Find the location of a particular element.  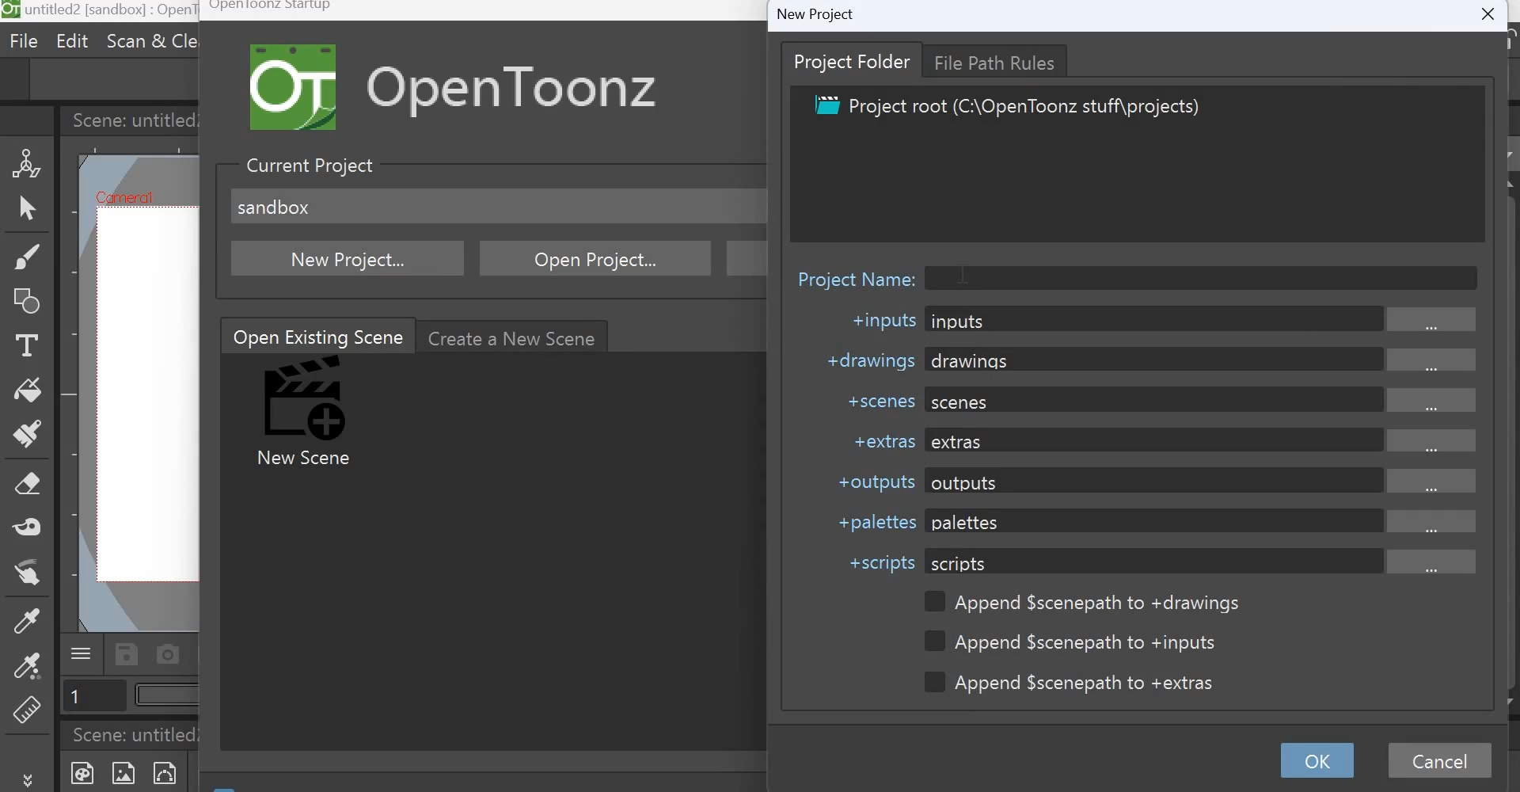

Menu is located at coordinates (82, 652).